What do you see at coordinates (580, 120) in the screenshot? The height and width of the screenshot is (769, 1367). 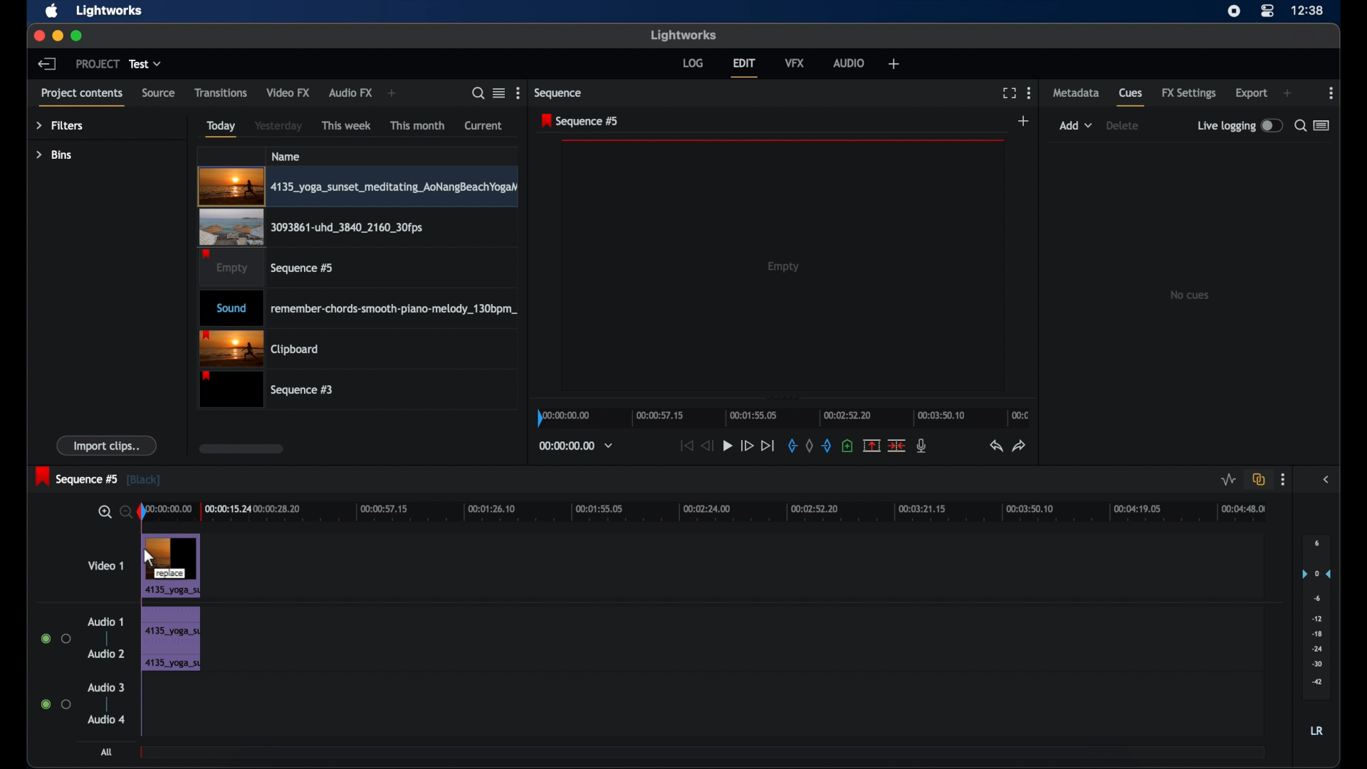 I see `sequence` at bounding box center [580, 120].